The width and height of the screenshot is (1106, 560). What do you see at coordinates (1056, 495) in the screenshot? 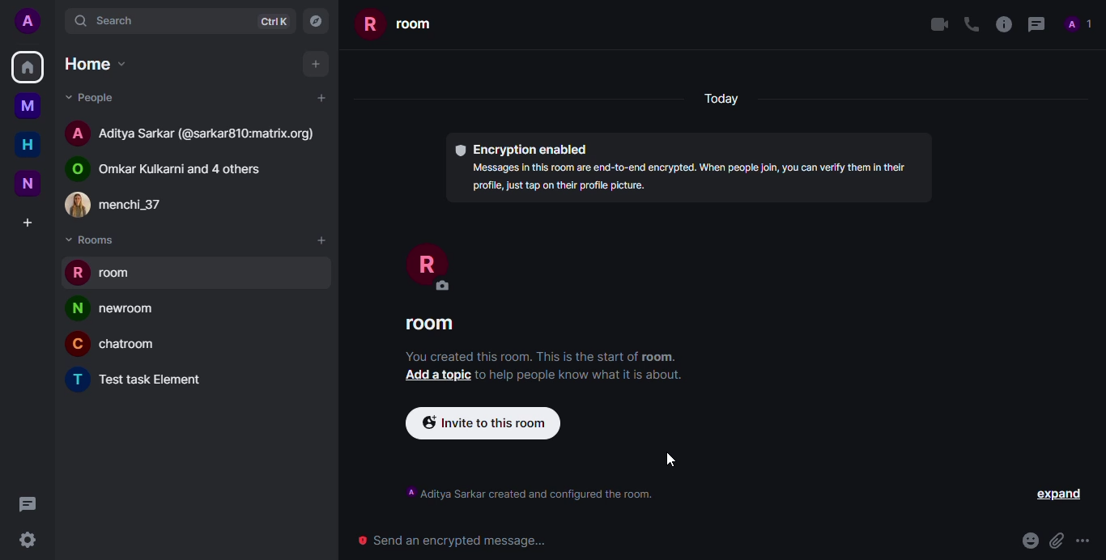
I see `expand` at bounding box center [1056, 495].